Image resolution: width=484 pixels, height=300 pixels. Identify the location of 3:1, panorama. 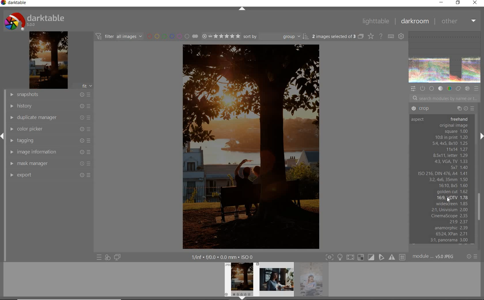
(442, 240).